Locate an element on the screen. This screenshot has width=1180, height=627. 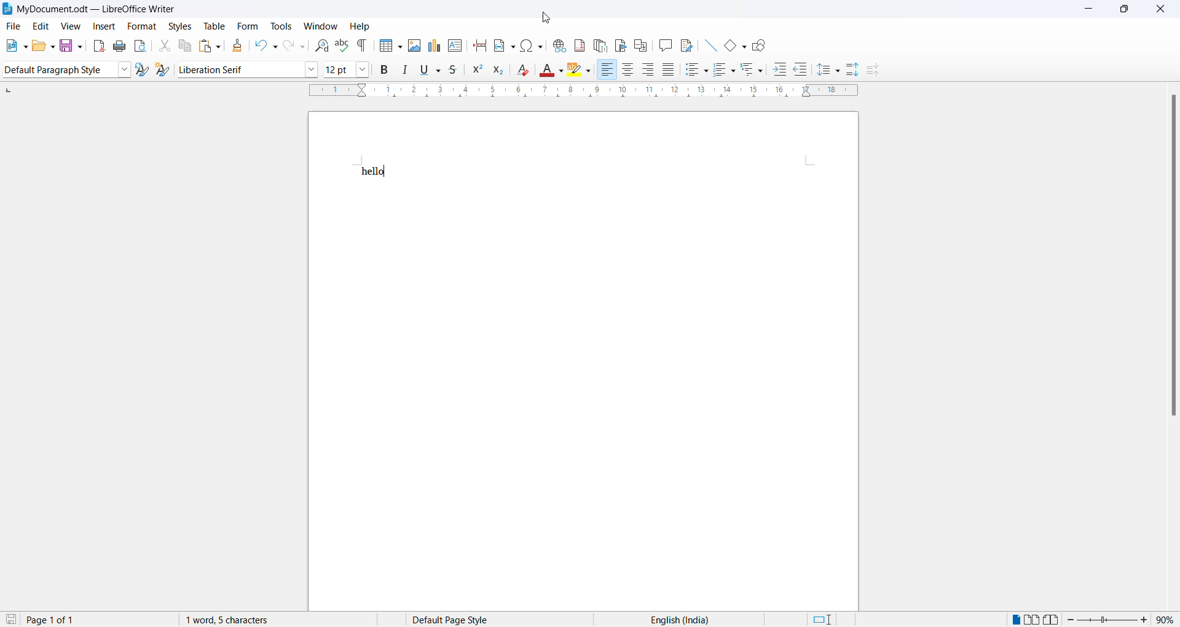
Italic is located at coordinates (404, 72).